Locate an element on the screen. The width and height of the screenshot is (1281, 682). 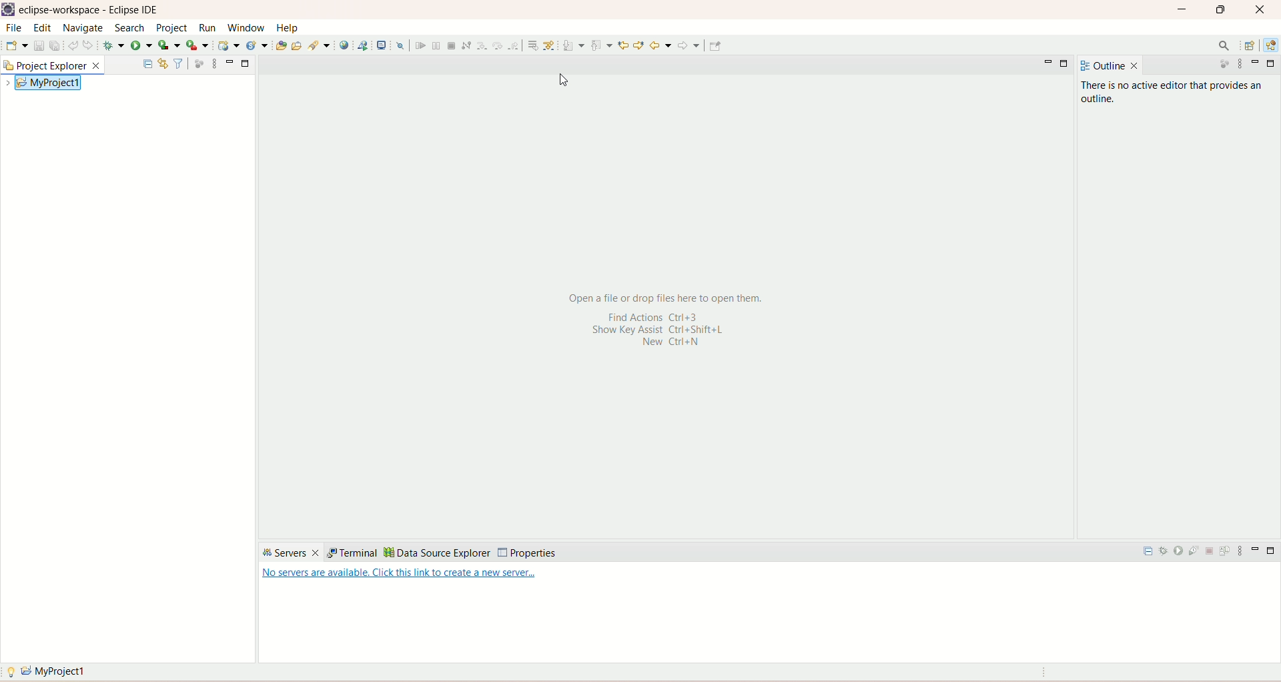
outline is located at coordinates (1112, 65).